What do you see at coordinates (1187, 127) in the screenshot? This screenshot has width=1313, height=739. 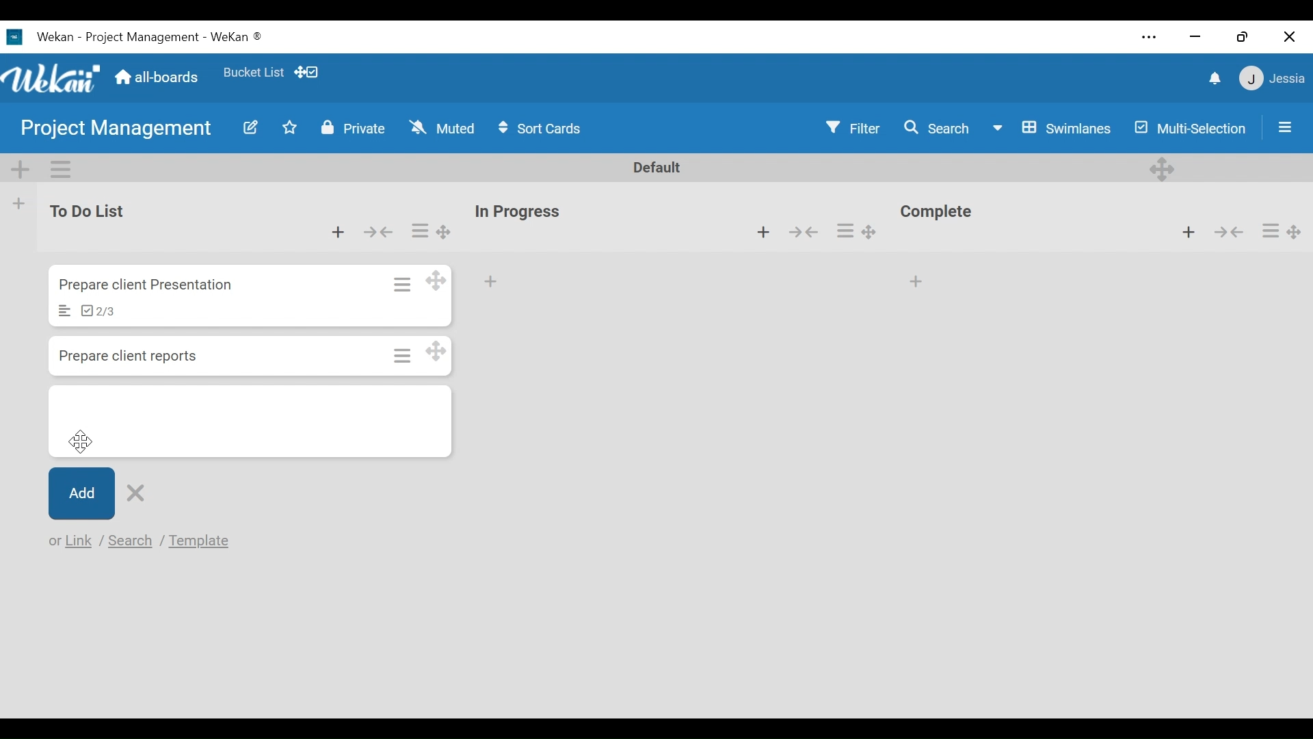 I see `Multi-selection` at bounding box center [1187, 127].